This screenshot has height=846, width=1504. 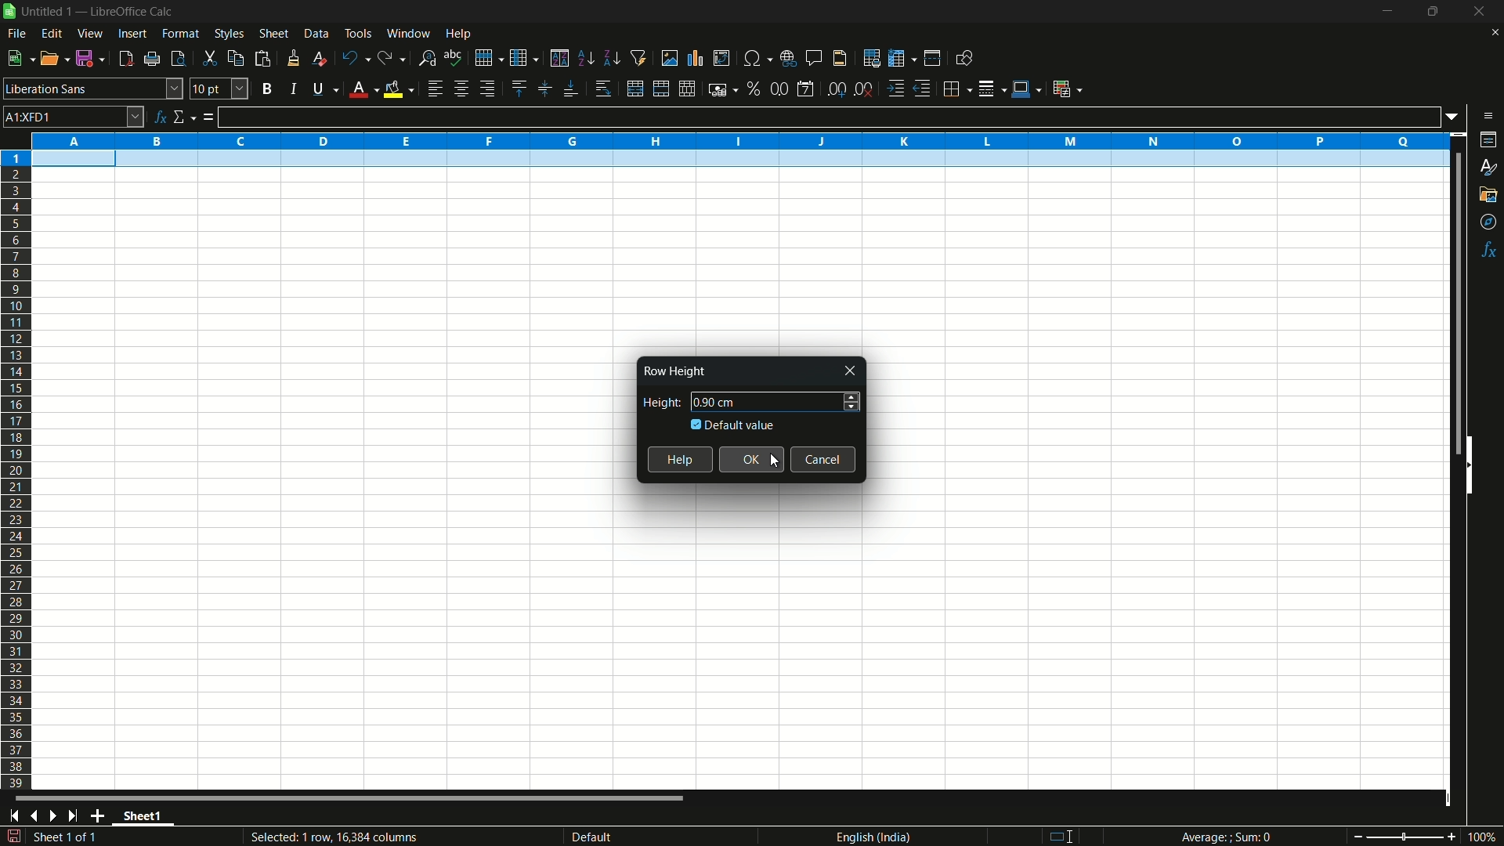 I want to click on unmerge cells, so click(x=688, y=89).